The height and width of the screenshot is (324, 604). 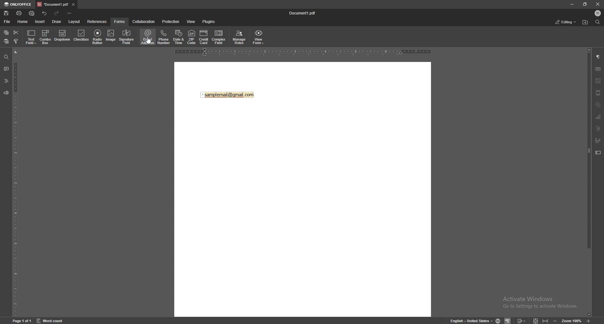 I want to click on home, so click(x=22, y=21).